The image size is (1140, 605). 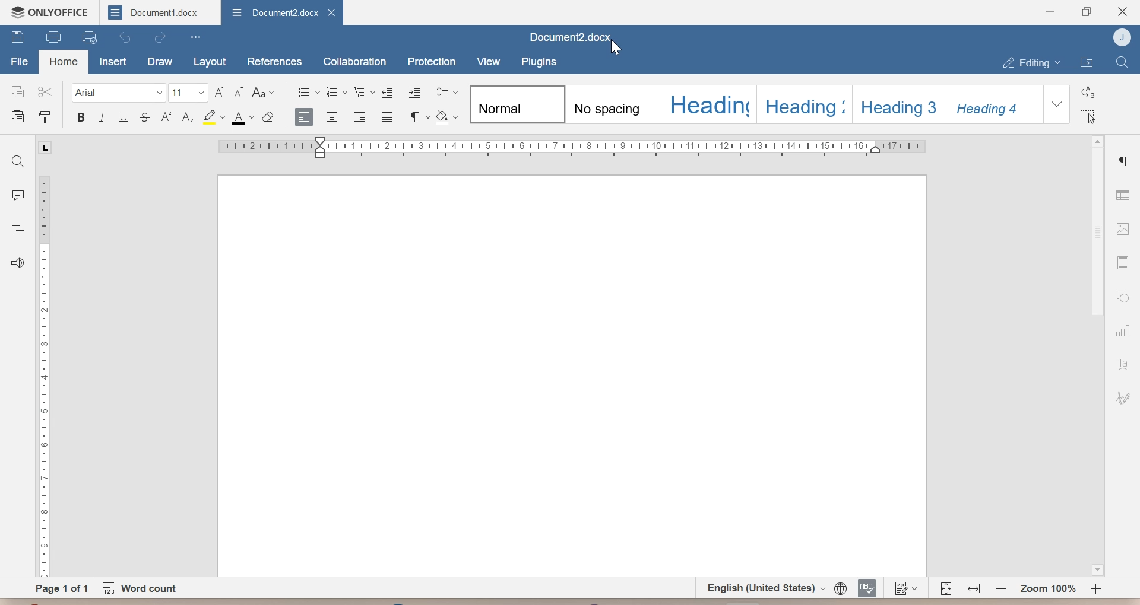 I want to click on  image, so click(x=1123, y=228).